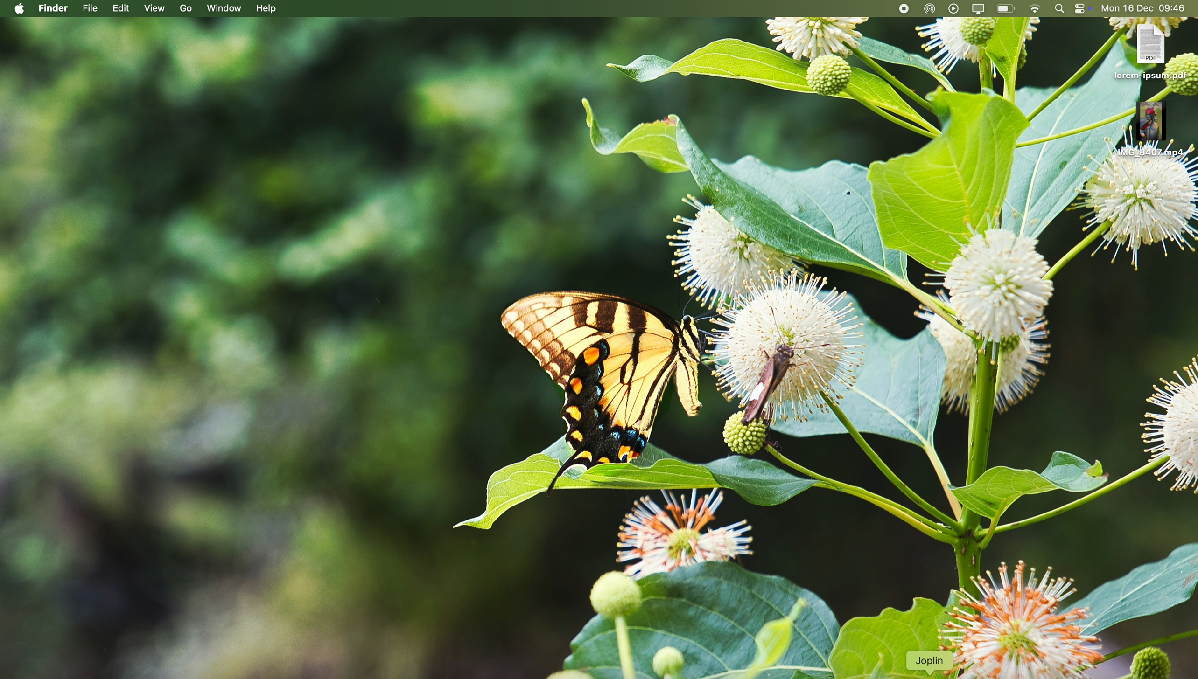 The image size is (1198, 679). I want to click on click on file, so click(90, 10).